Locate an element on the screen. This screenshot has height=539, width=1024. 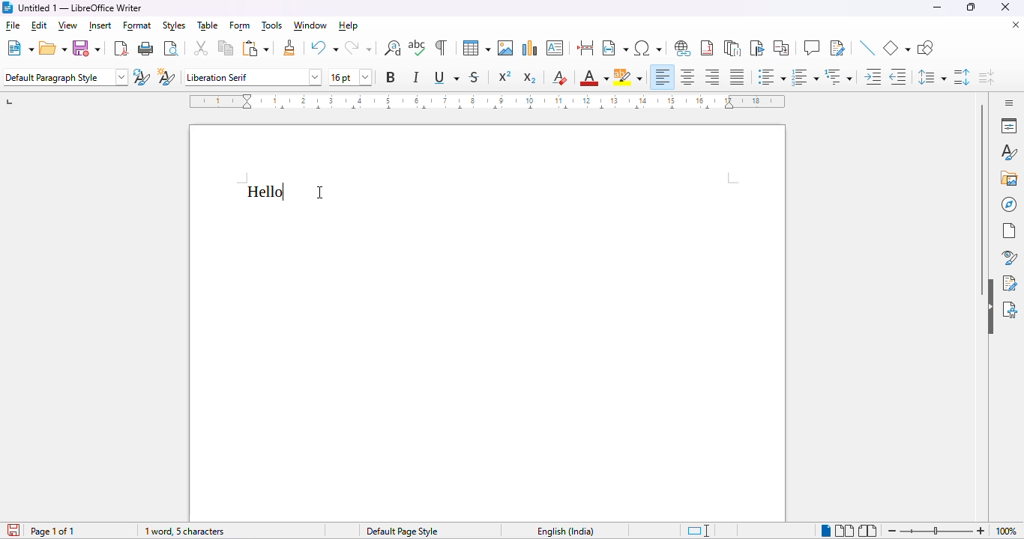
align center is located at coordinates (688, 78).